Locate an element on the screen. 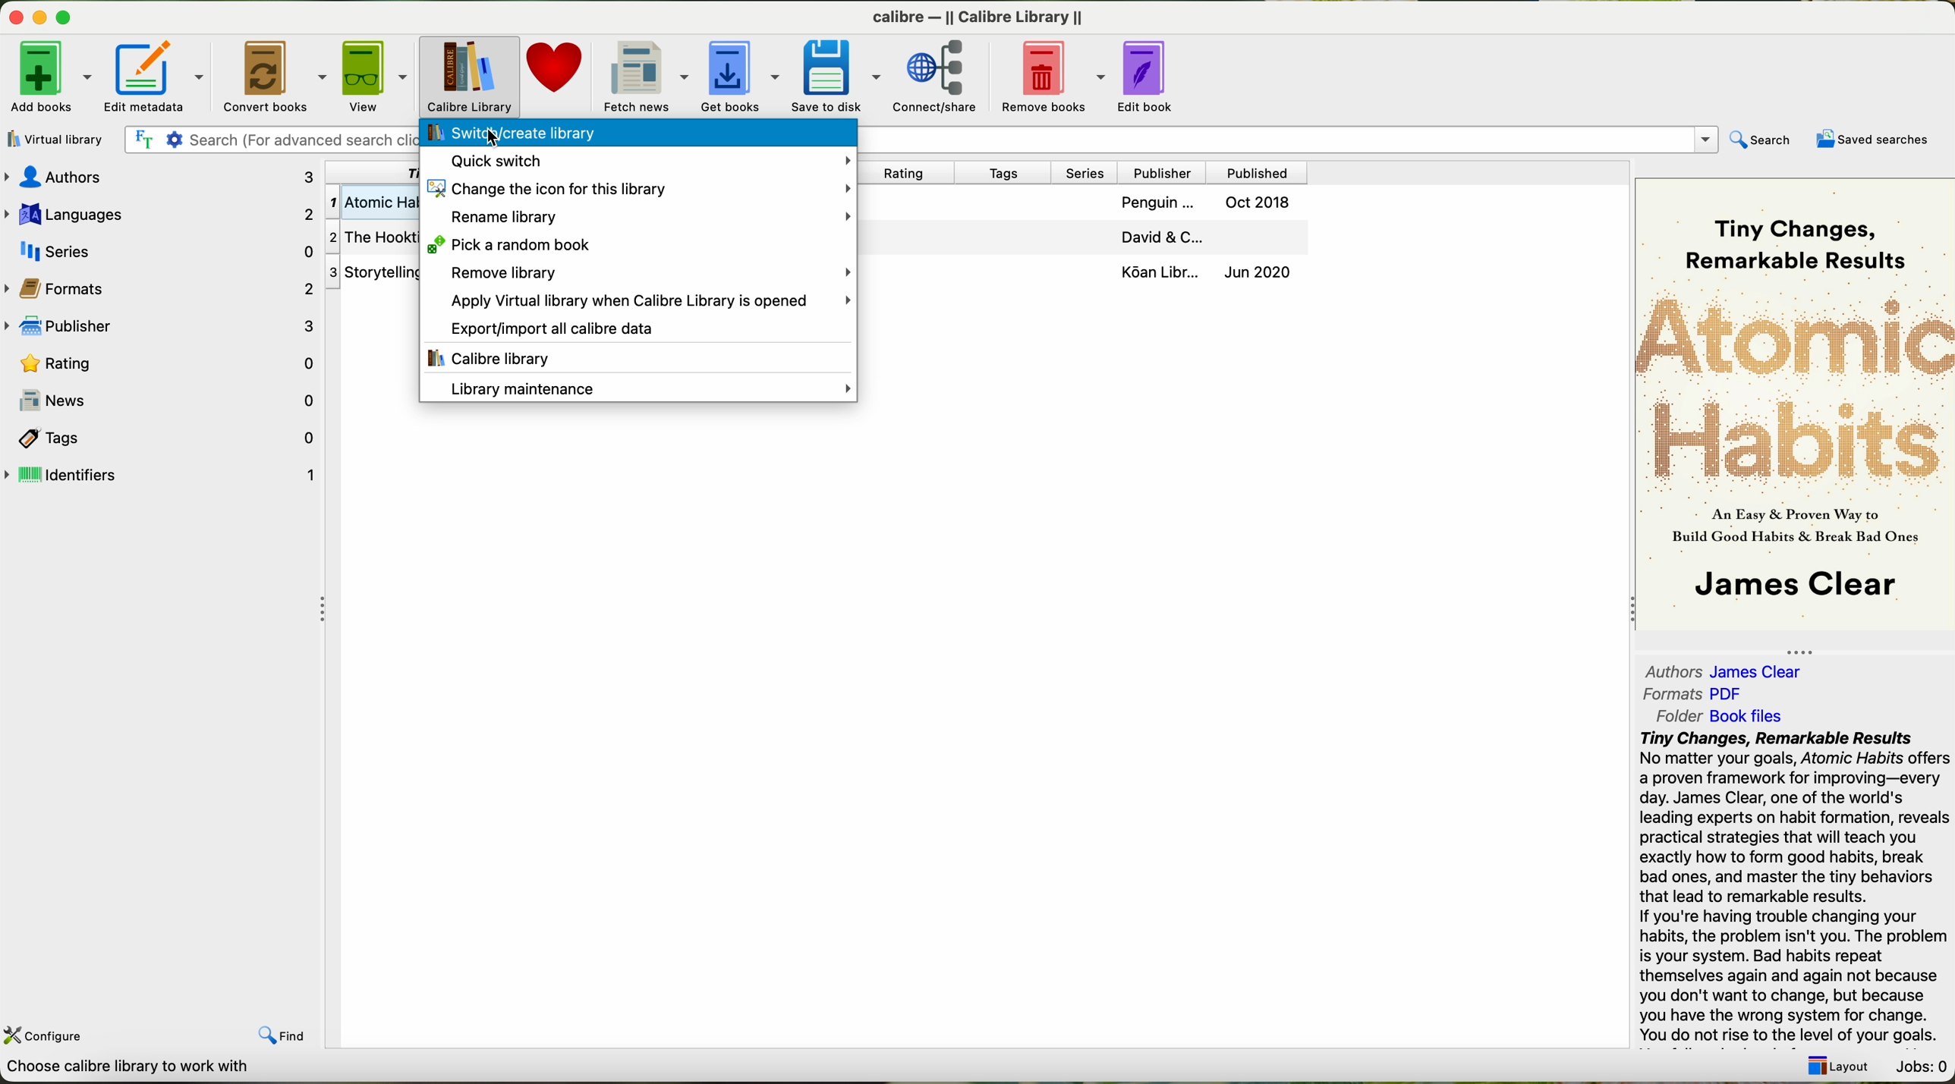 This screenshot has width=1955, height=1084. authors is located at coordinates (1667, 669).